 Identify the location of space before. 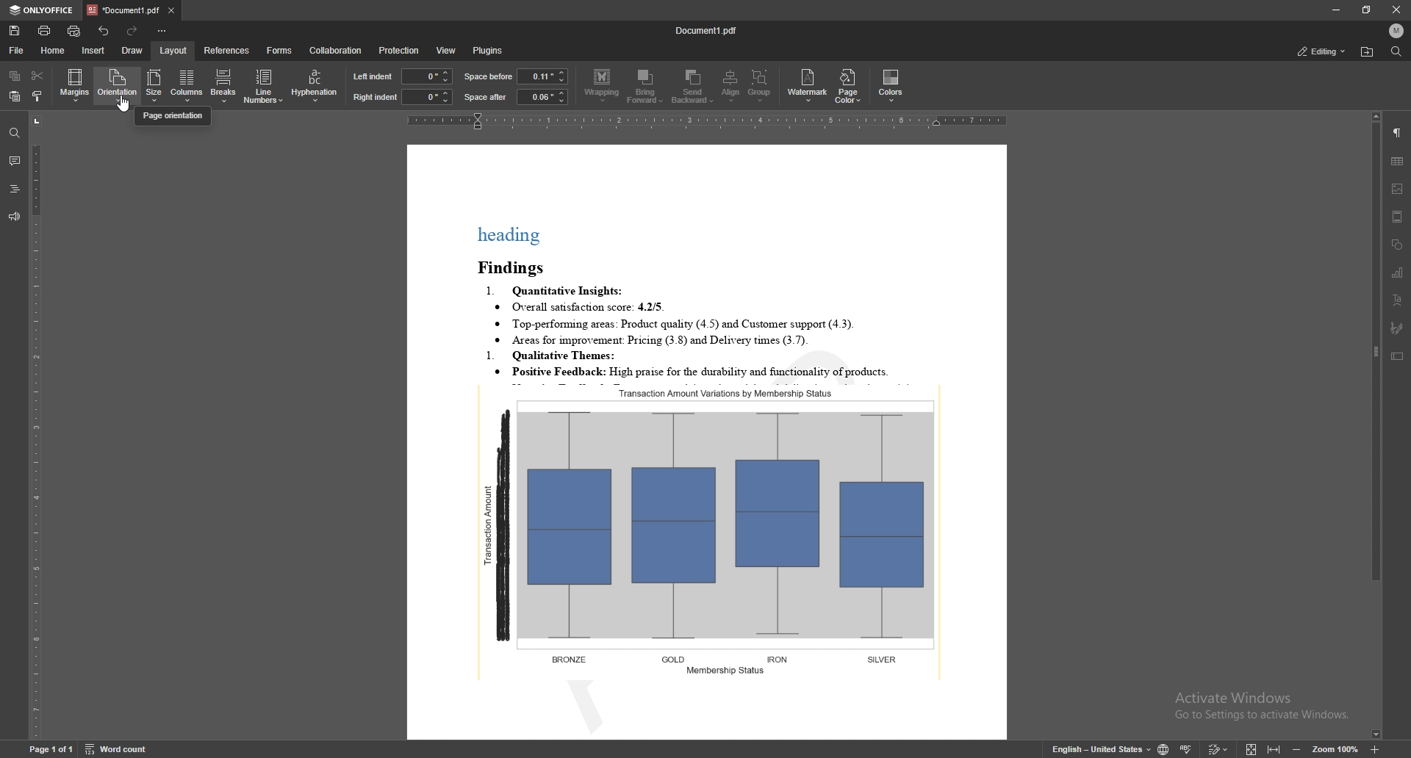
(488, 76).